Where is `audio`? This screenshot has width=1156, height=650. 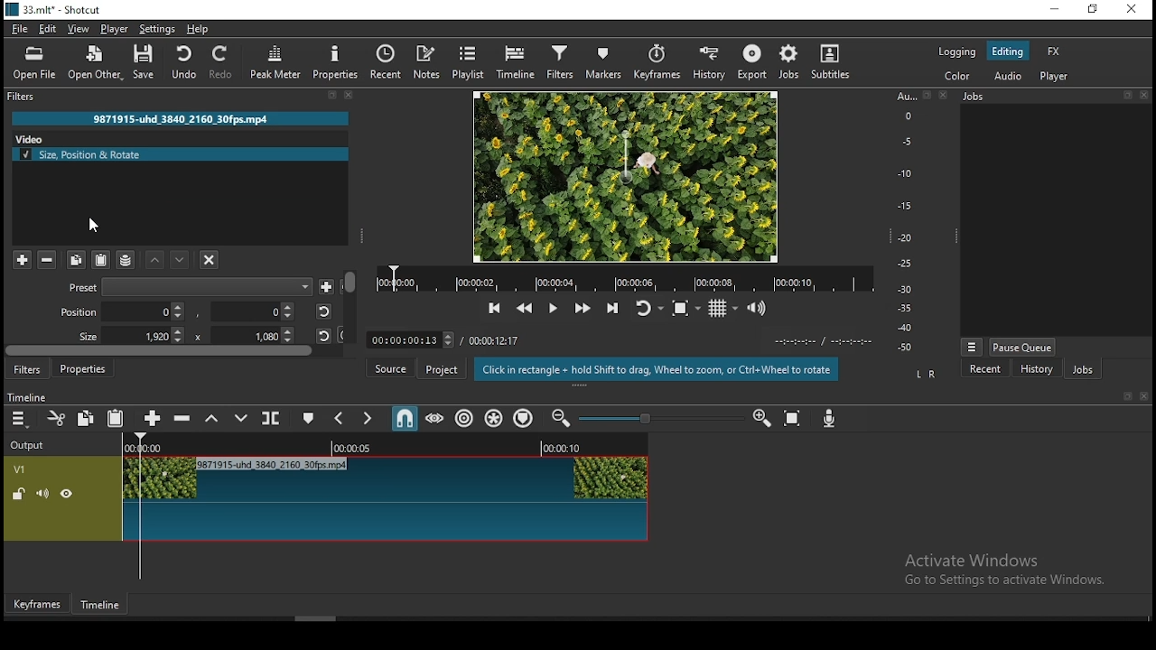 audio is located at coordinates (1011, 77).